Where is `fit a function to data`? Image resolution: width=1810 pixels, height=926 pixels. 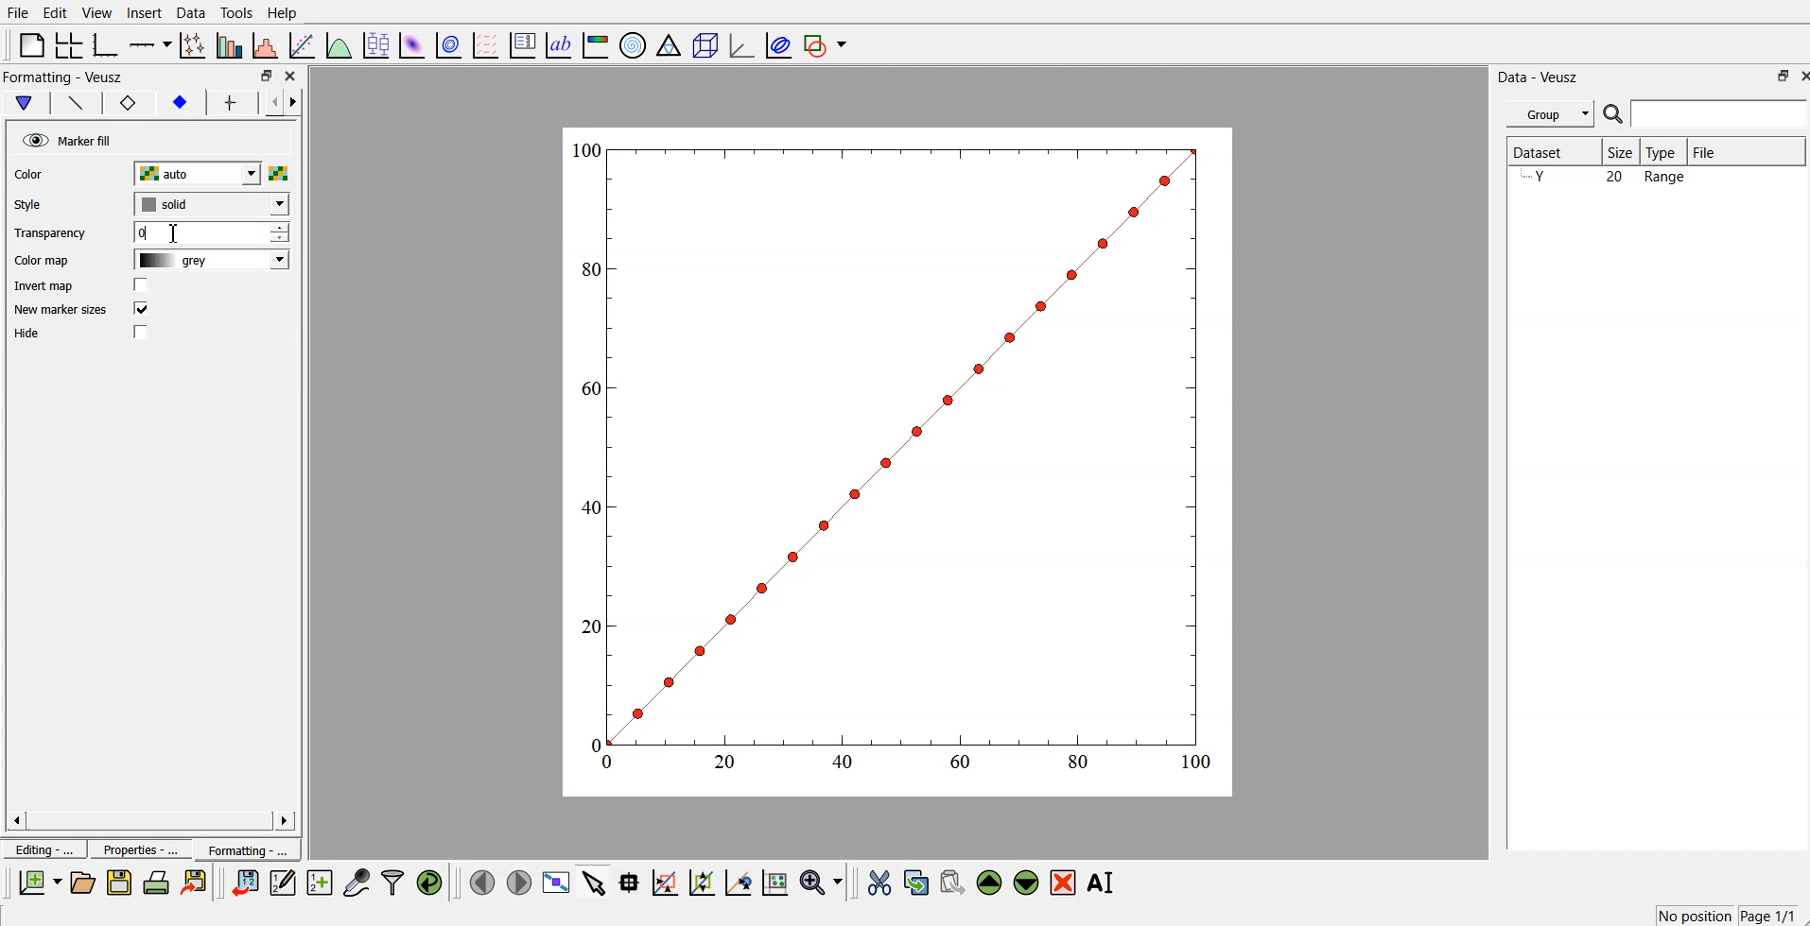
fit a function to data is located at coordinates (303, 44).